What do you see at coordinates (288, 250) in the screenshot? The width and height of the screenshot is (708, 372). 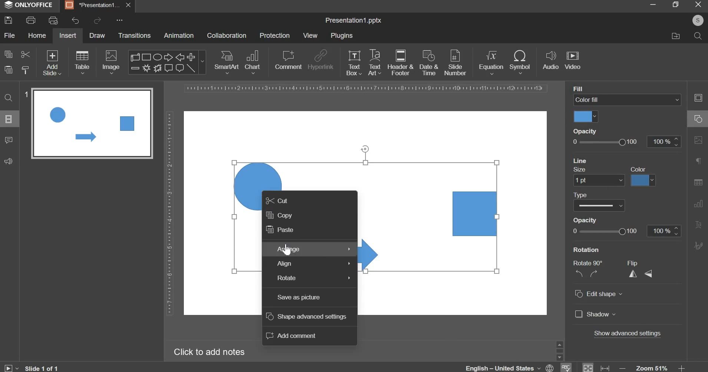 I see `cursor` at bounding box center [288, 250].